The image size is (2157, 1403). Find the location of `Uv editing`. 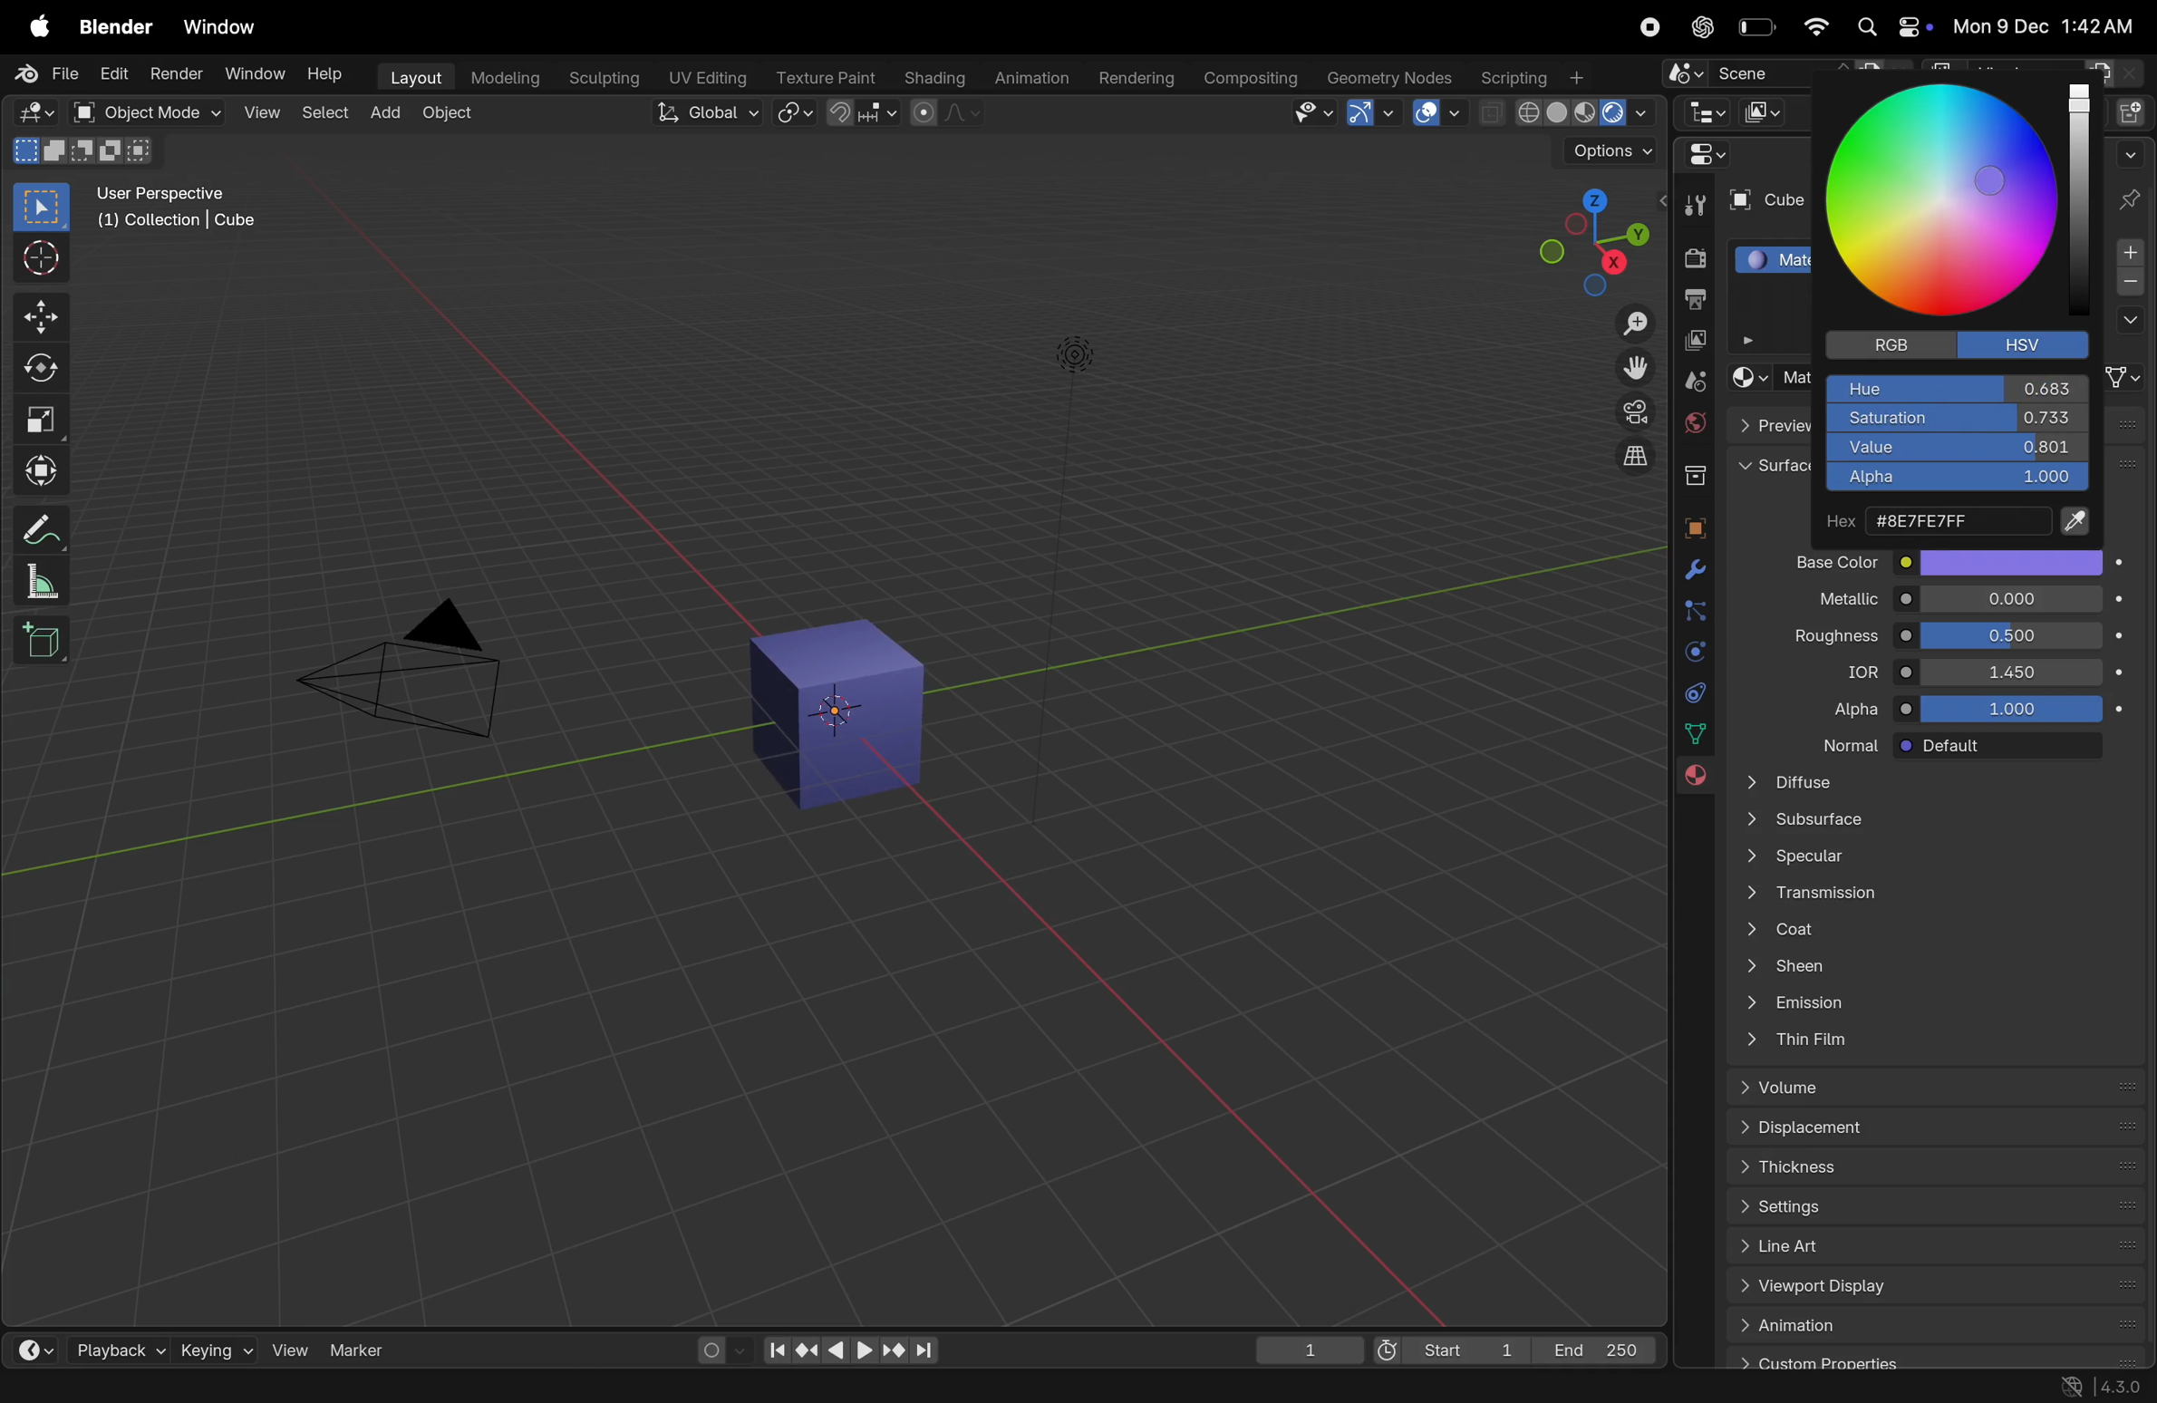

Uv editing is located at coordinates (705, 76).